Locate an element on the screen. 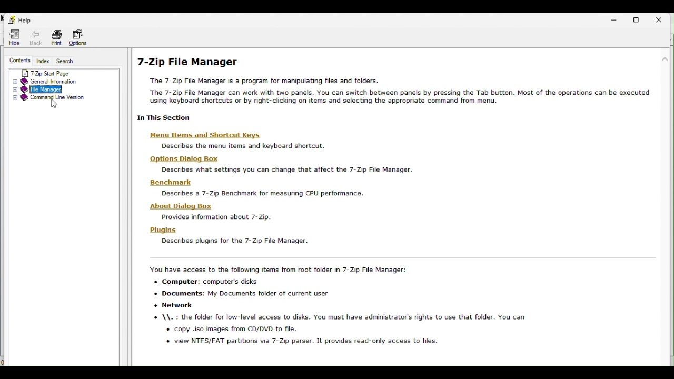  Hide is located at coordinates (16, 37).